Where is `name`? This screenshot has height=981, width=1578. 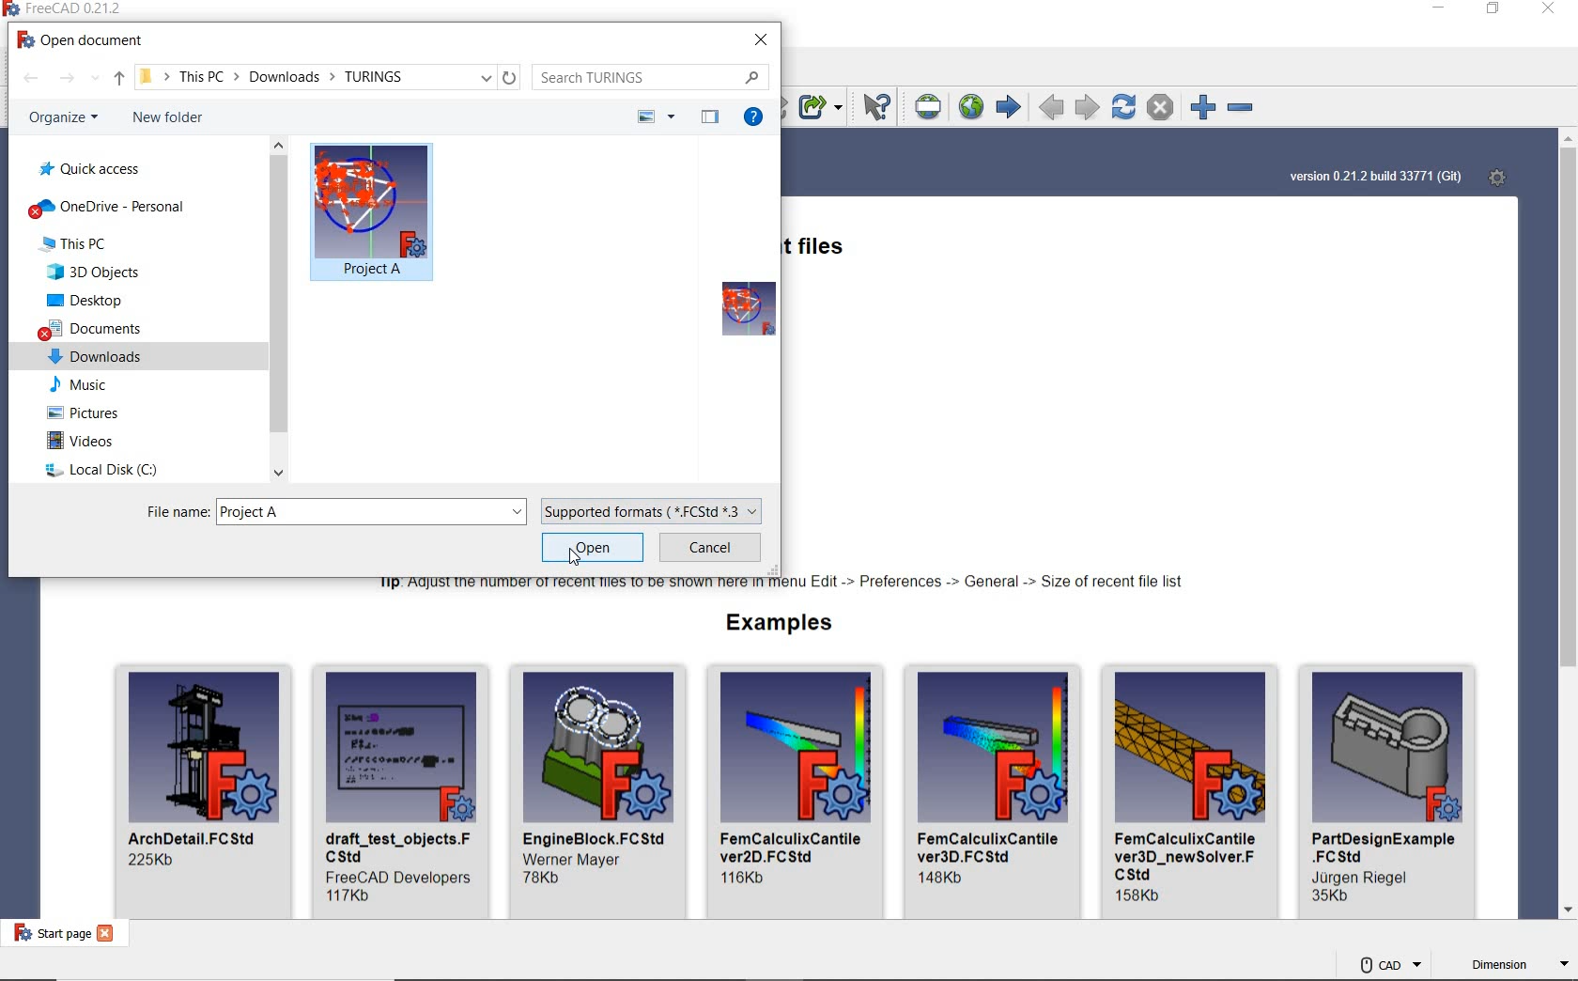 name is located at coordinates (1385, 848).